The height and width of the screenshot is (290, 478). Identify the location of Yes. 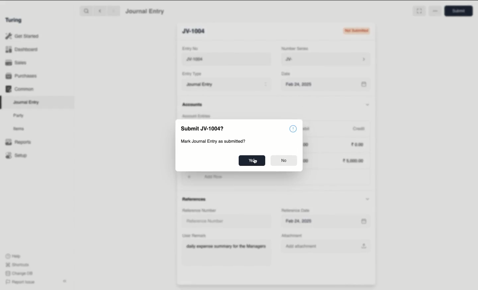
(252, 161).